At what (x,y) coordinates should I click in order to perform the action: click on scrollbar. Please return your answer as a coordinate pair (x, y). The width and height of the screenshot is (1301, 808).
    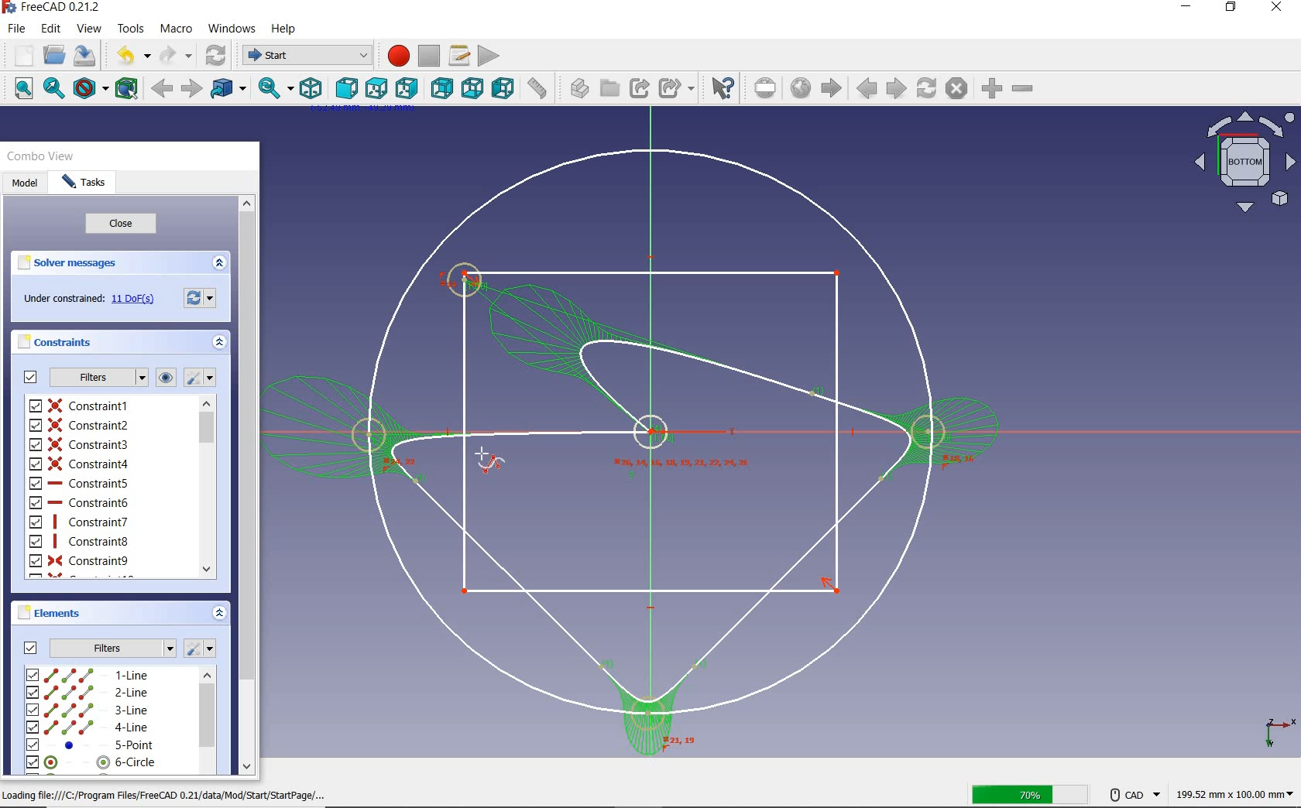
    Looking at the image, I should click on (207, 486).